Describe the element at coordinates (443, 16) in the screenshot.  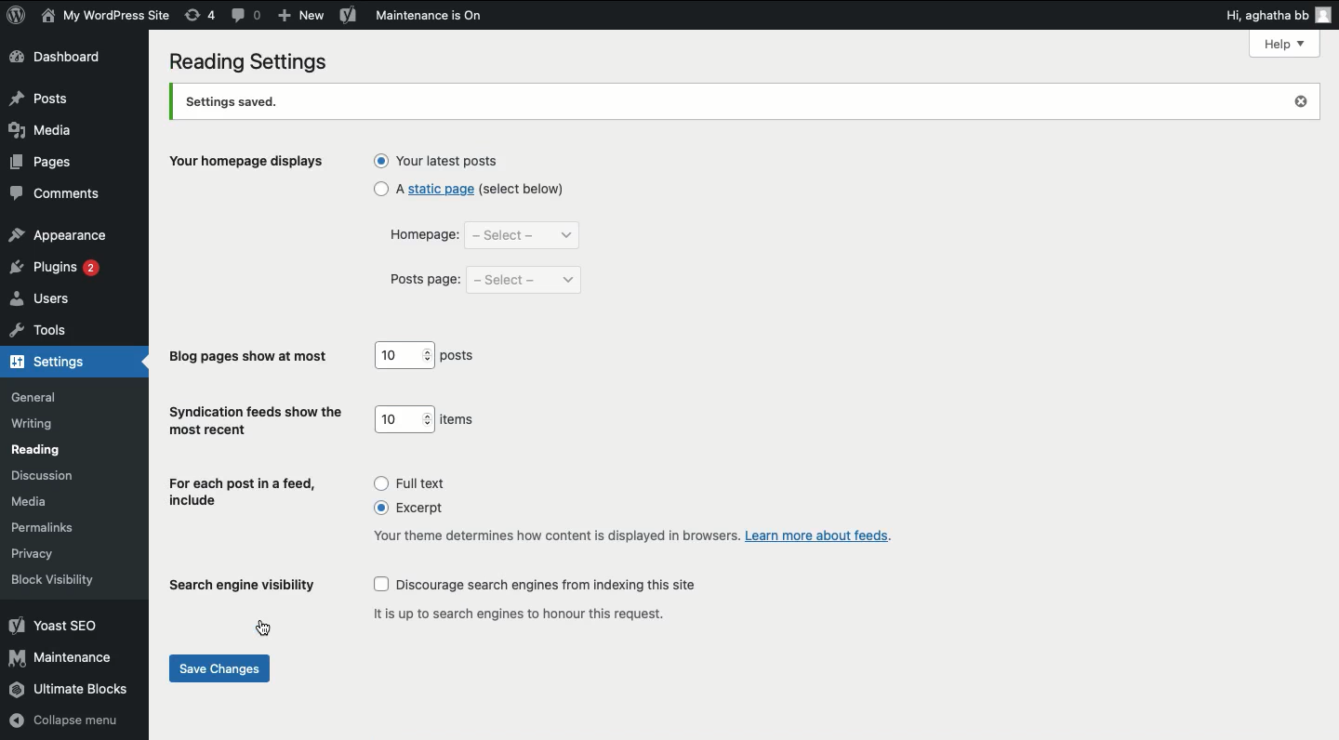
I see `maintenance is on` at that location.